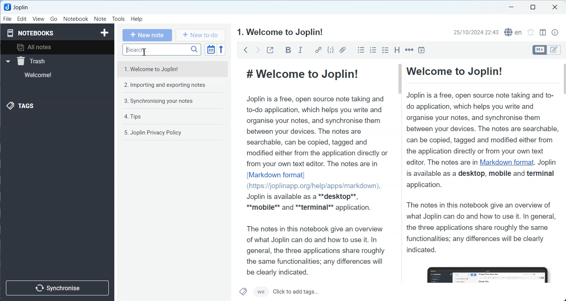 Image resolution: width=566 pixels, height=301 pixels. Describe the element at coordinates (33, 32) in the screenshot. I see `notebooks` at that location.